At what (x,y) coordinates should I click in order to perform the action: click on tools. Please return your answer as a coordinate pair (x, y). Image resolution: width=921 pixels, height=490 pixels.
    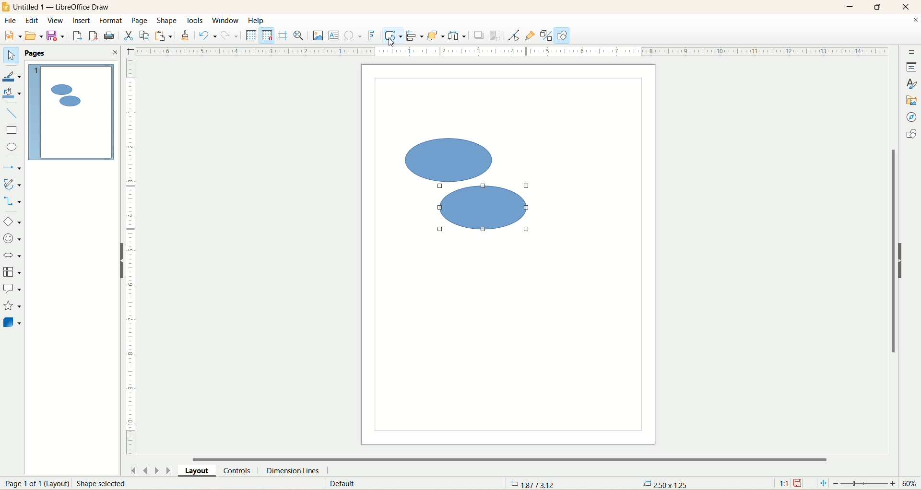
    Looking at the image, I should click on (195, 22).